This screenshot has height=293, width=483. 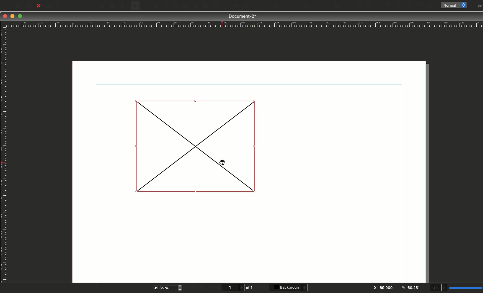 What do you see at coordinates (325, 6) in the screenshot?
I see `Measurements` at bounding box center [325, 6].